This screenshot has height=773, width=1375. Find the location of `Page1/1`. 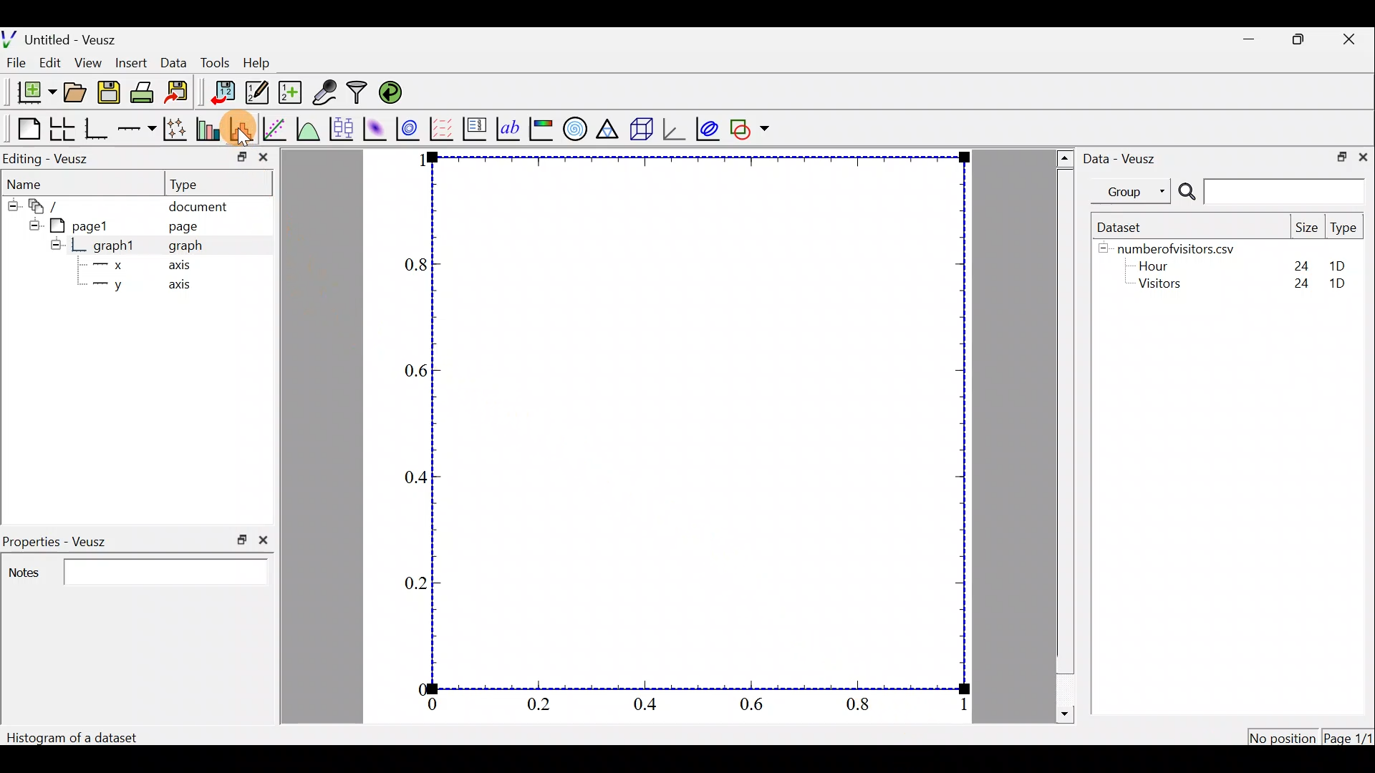

Page1/1 is located at coordinates (1346, 736).